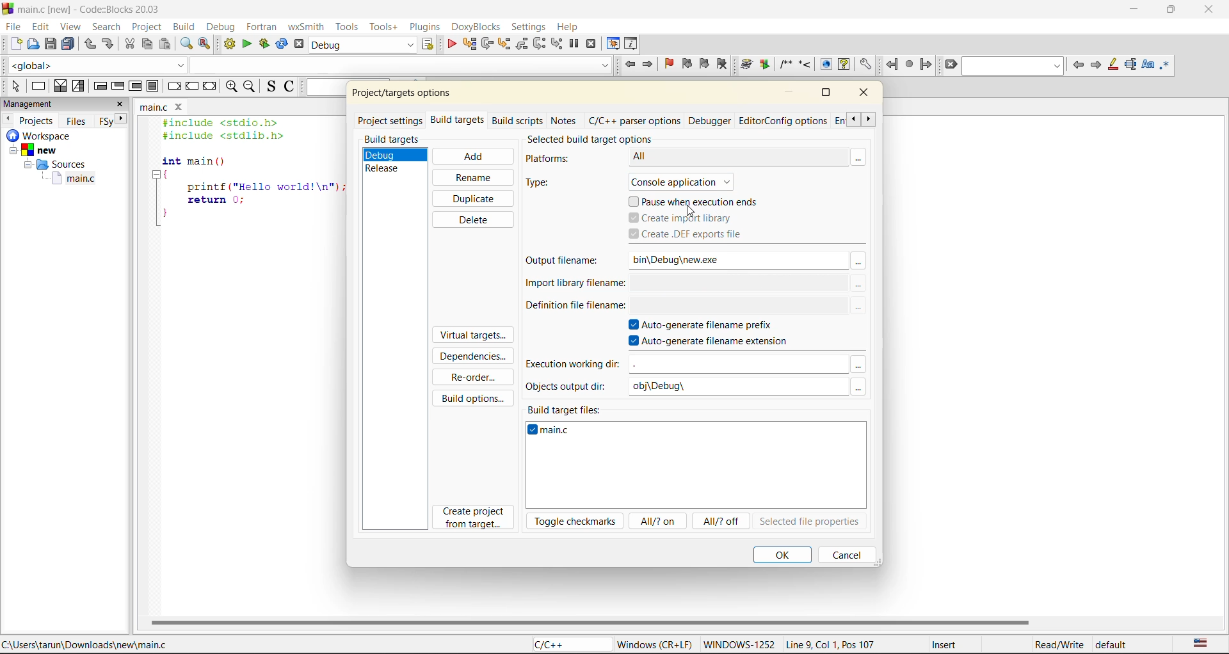 The height and width of the screenshot is (654, 1229). I want to click on More, so click(858, 365).